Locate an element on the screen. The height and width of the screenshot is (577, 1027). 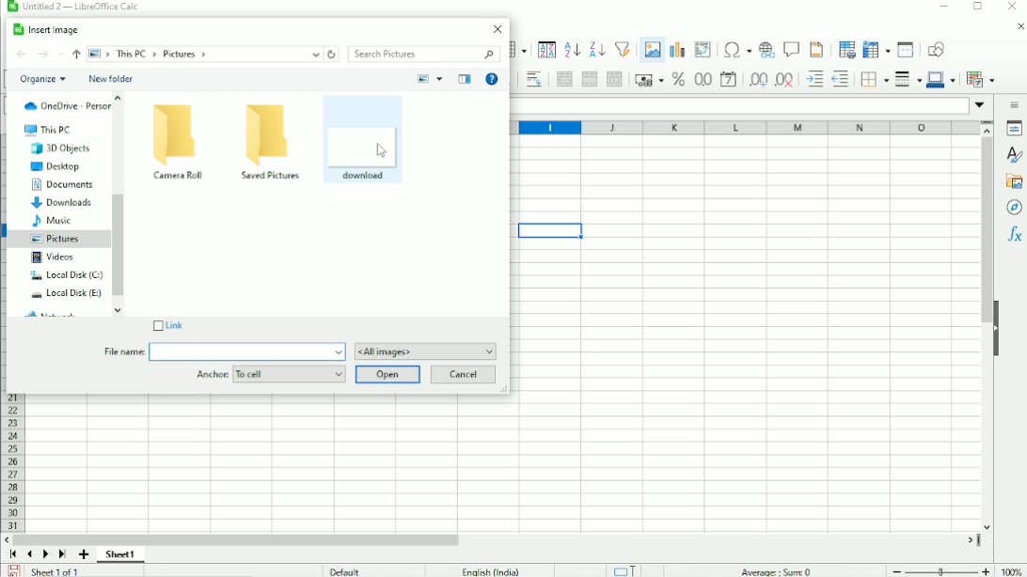
Local Disk (E:) is located at coordinates (66, 291).